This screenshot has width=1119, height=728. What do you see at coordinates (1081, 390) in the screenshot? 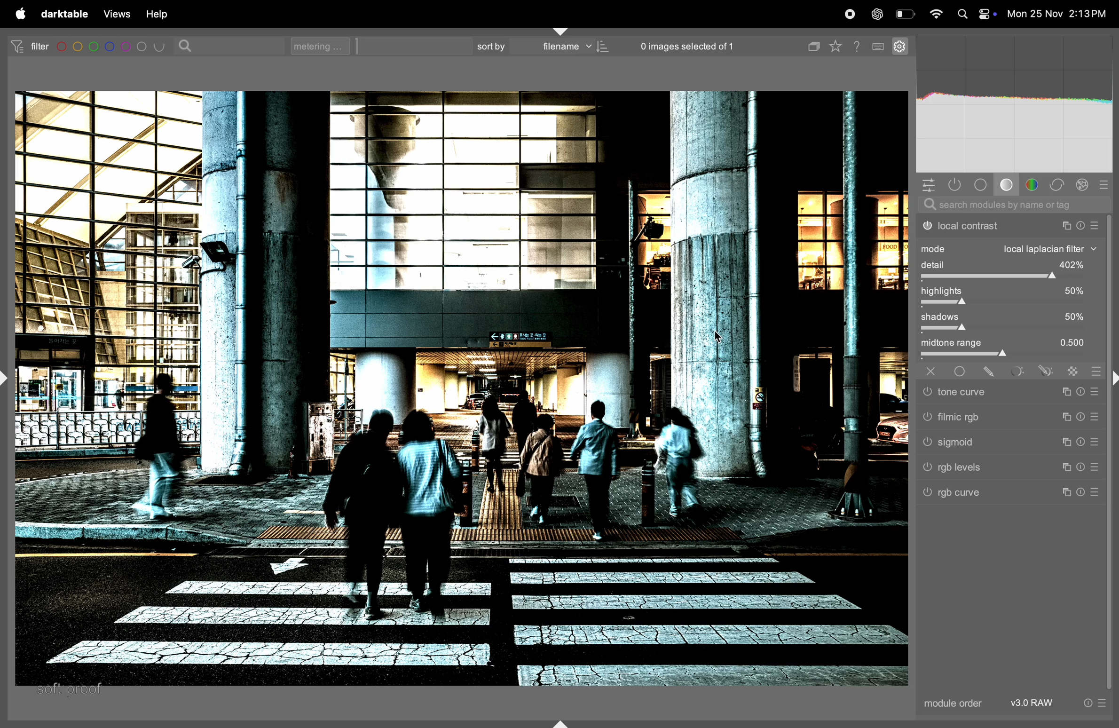
I see `reset` at bounding box center [1081, 390].